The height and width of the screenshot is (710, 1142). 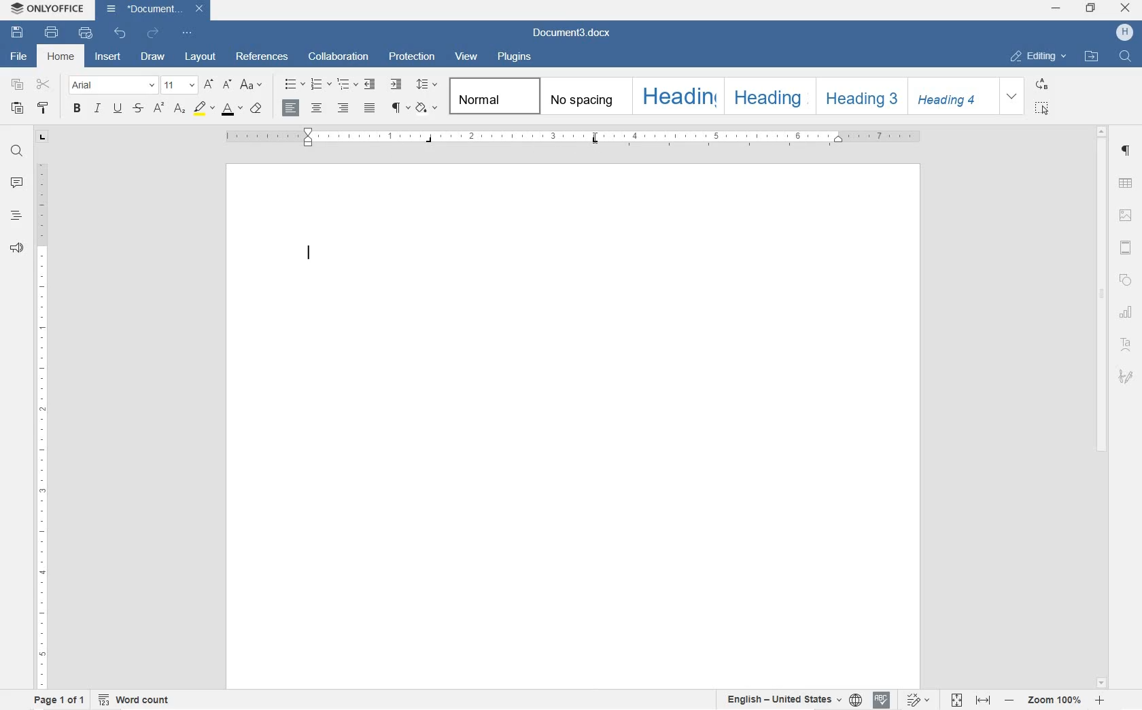 What do you see at coordinates (595, 142) in the screenshot?
I see `tab stop added` at bounding box center [595, 142].